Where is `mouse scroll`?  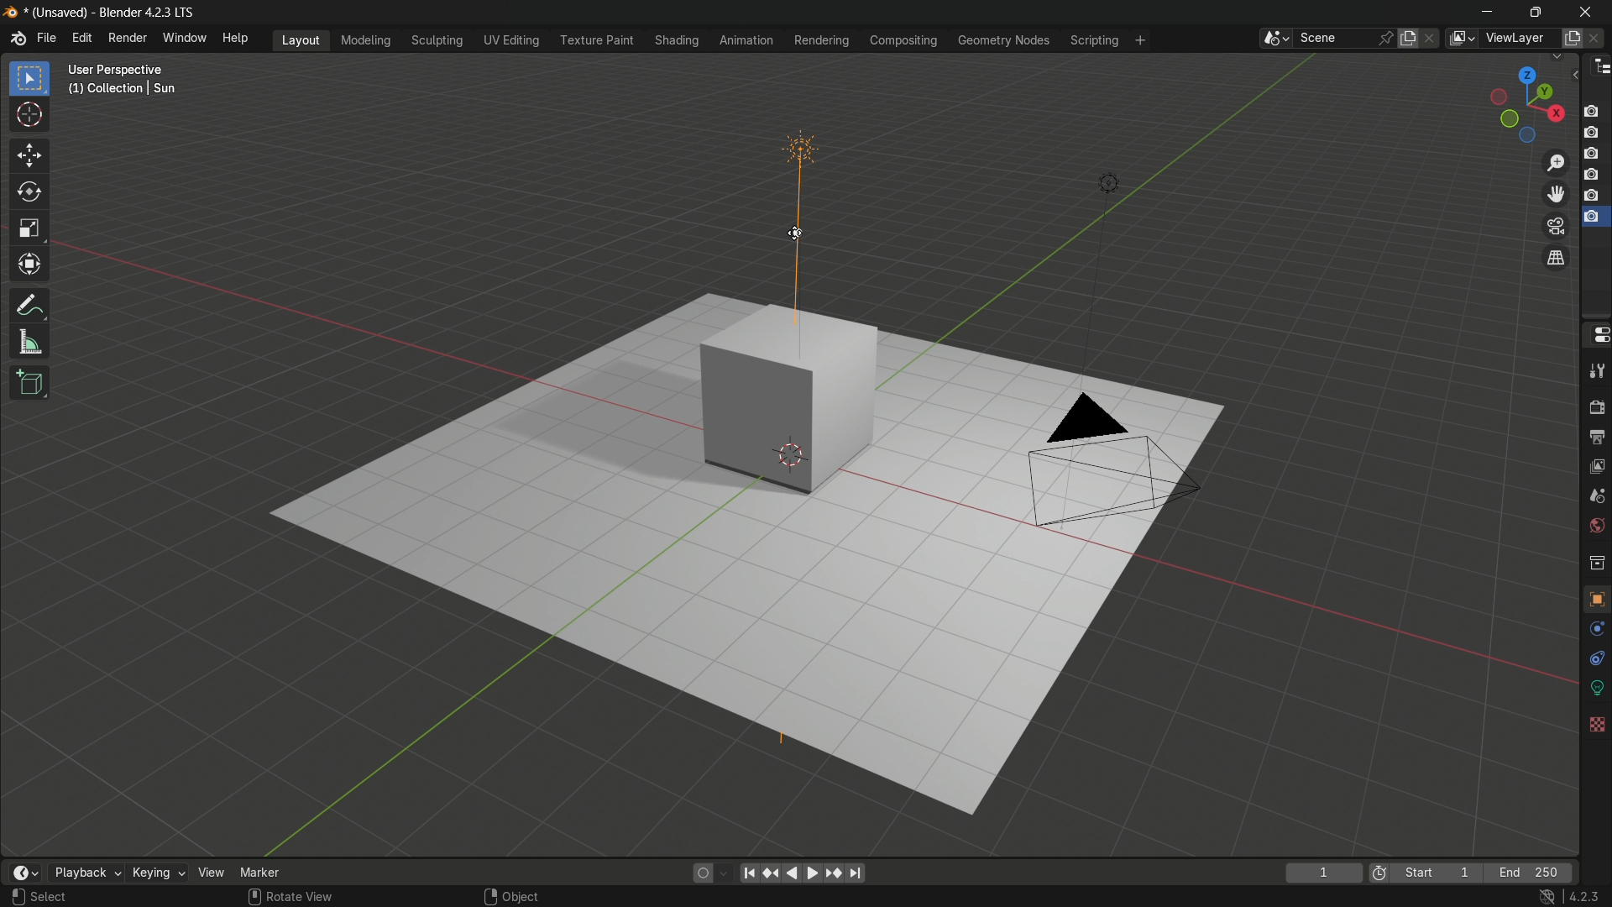 mouse scroll is located at coordinates (251, 896).